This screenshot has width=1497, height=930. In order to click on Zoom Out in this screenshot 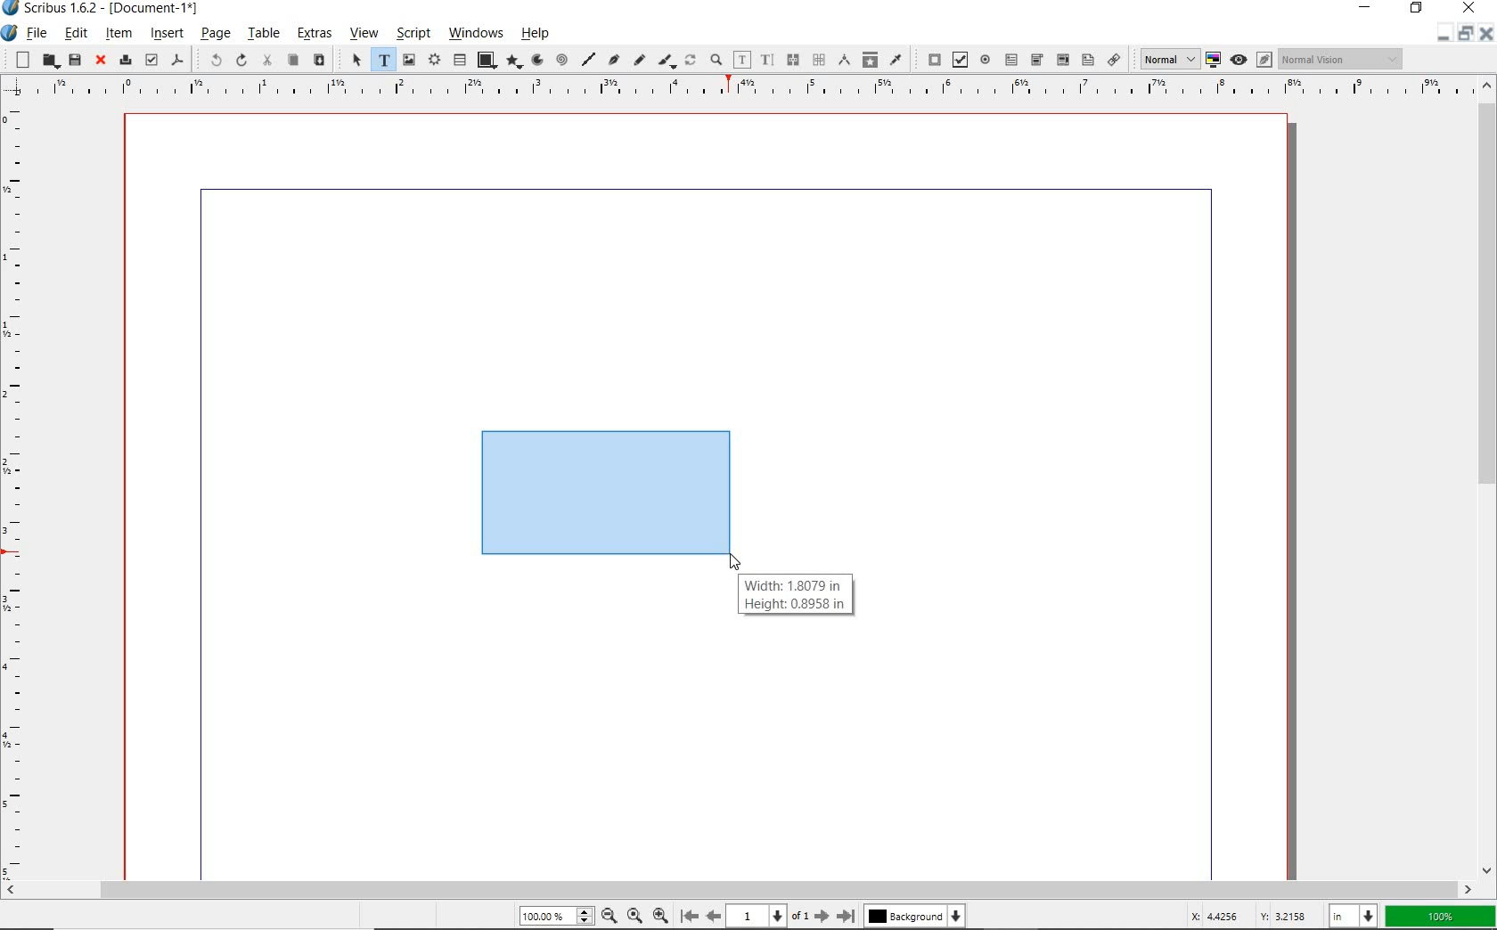, I will do `click(610, 918)`.